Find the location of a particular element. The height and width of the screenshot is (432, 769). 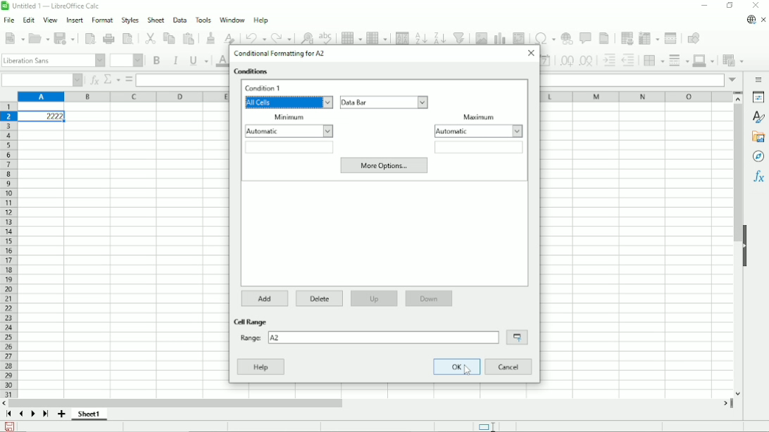

Auto filter is located at coordinates (460, 37).